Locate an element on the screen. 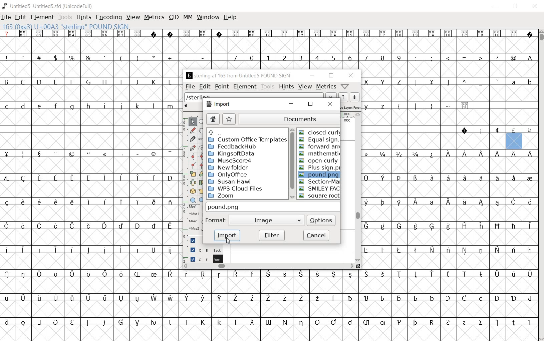  Symbol is located at coordinates (24, 322).